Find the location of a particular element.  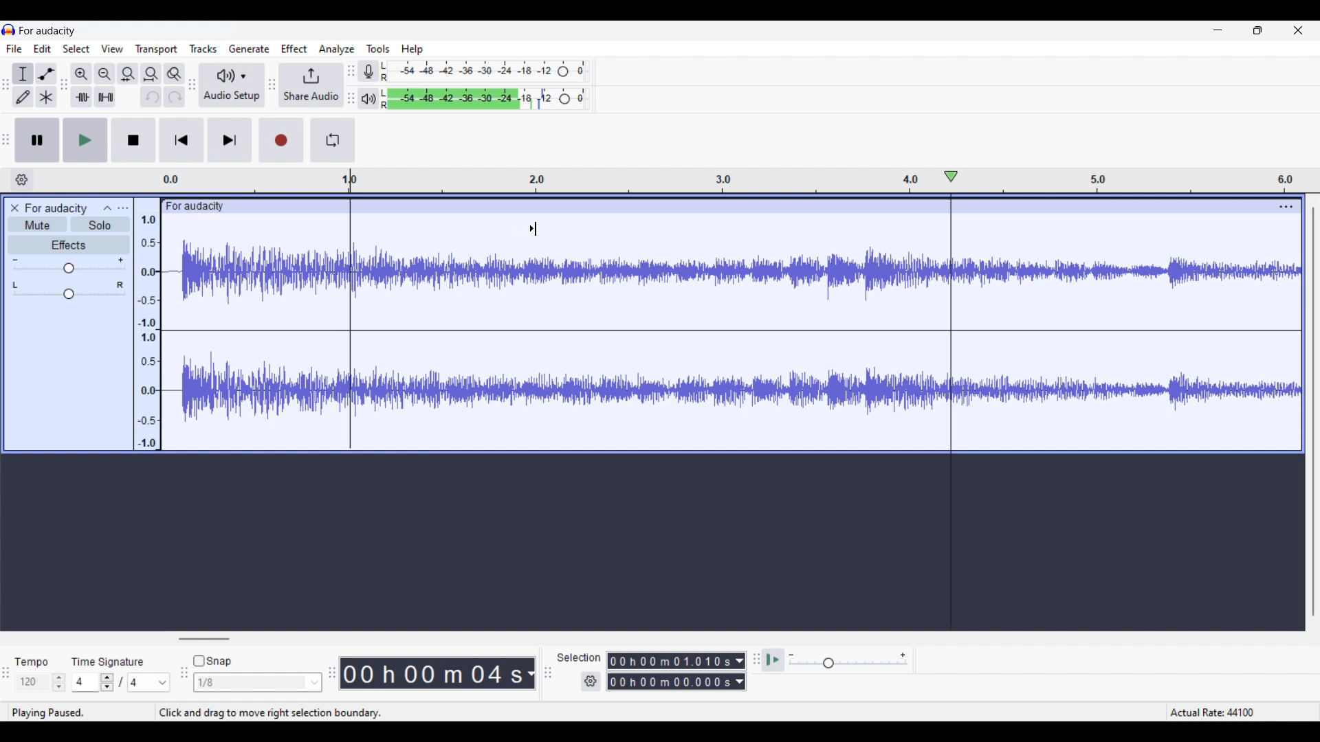

Envelop tool is located at coordinates (47, 74).